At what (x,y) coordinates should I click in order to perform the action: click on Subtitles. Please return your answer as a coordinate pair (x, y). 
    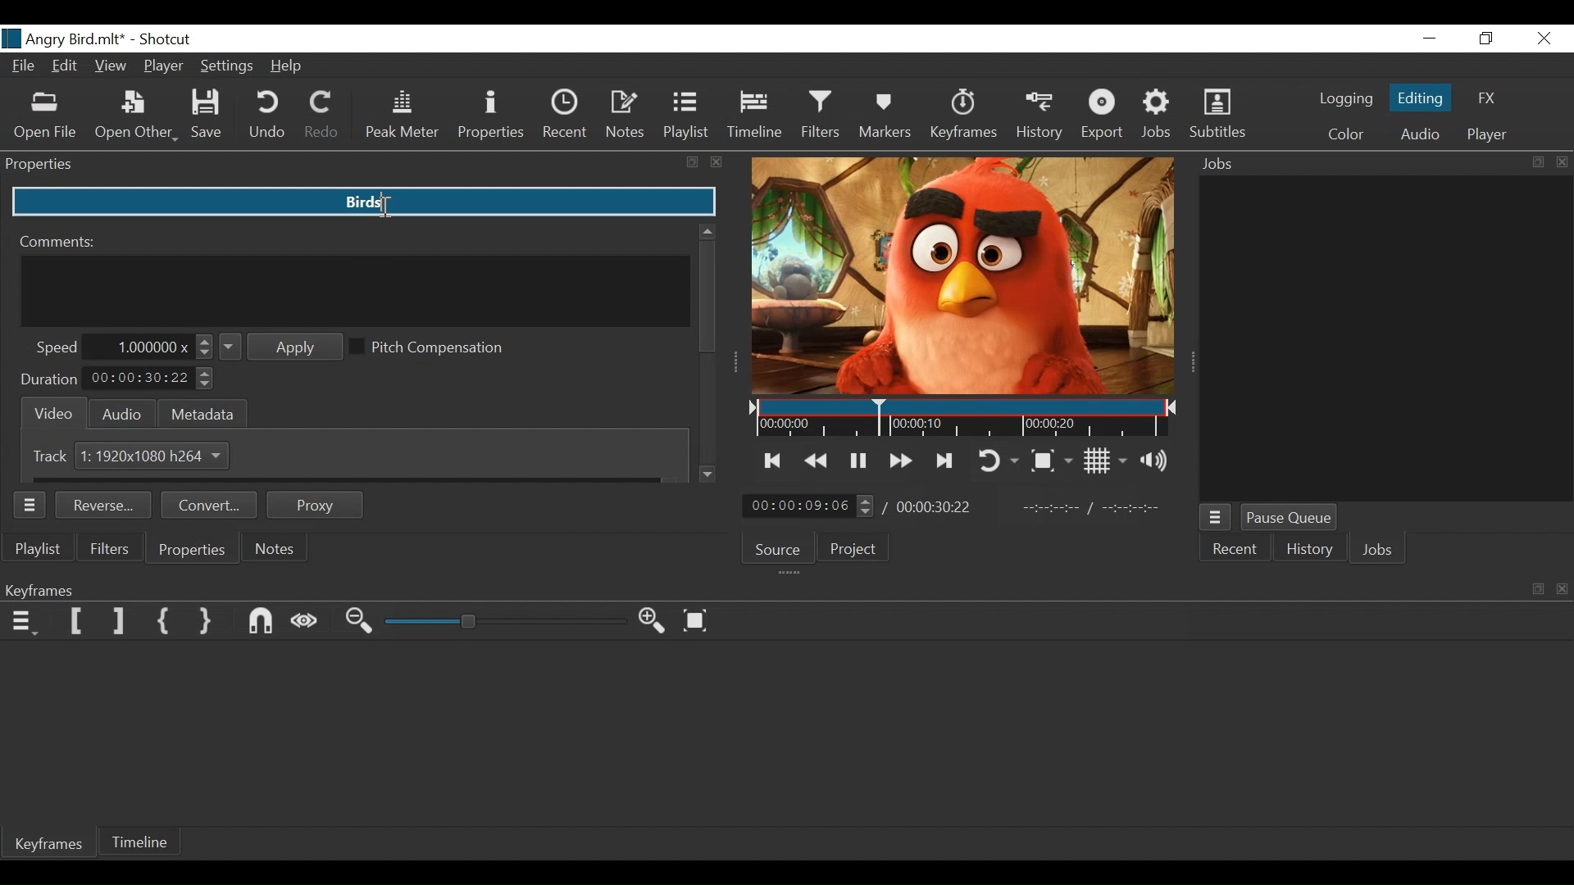
    Looking at the image, I should click on (1217, 115).